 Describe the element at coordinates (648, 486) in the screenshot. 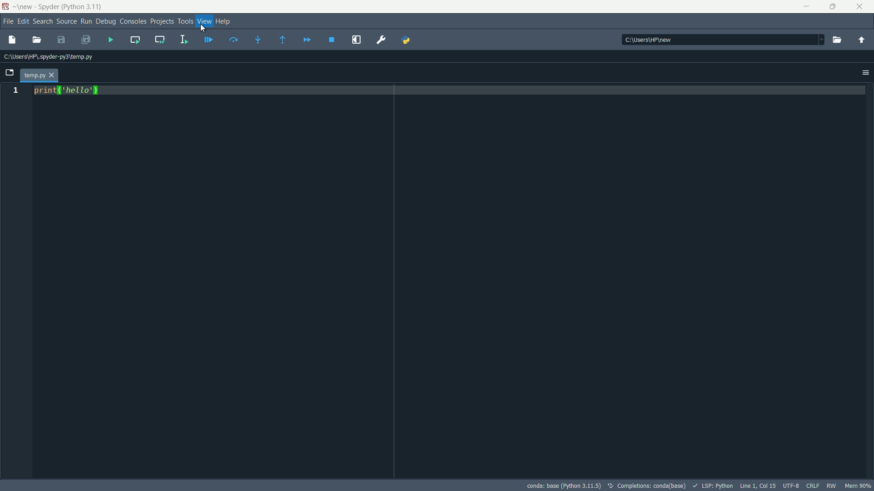

I see `completions: conda(base)` at that location.